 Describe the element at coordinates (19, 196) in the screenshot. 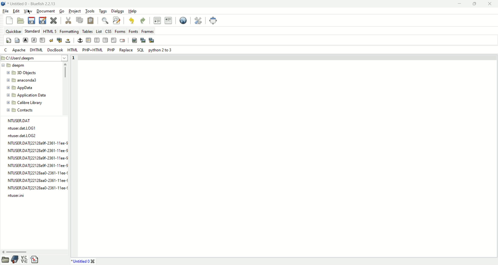

I see `ntuser.ini` at that location.